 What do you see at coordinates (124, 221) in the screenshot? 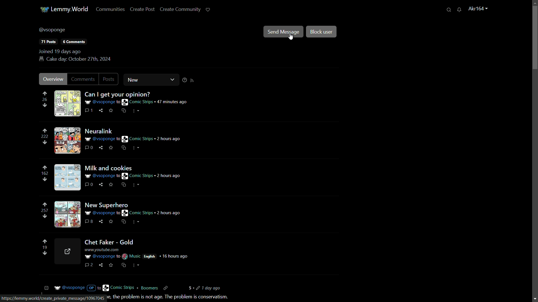
I see `cs` at bounding box center [124, 221].